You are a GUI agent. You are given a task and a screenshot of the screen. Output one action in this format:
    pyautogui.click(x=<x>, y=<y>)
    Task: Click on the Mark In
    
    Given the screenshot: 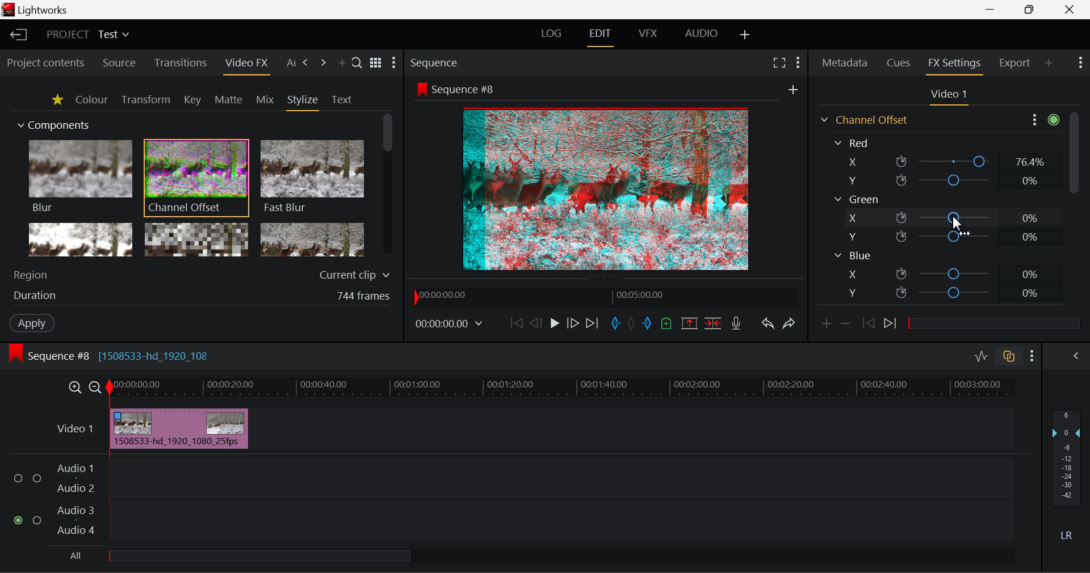 What is the action you would take?
    pyautogui.click(x=616, y=324)
    